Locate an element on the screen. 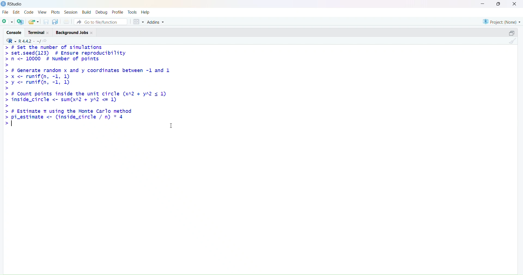  Close is located at coordinates (514, 4).